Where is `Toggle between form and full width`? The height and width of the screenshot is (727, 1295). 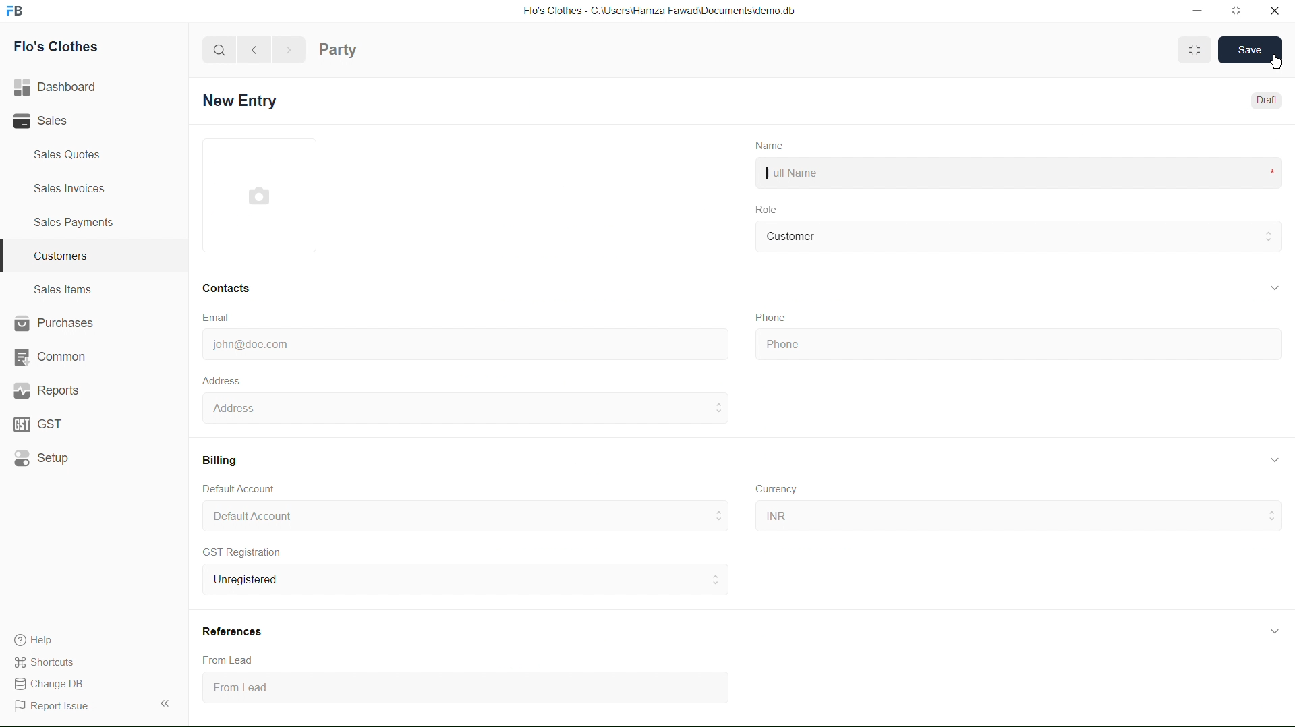
Toggle between form and full width is located at coordinates (1194, 49).